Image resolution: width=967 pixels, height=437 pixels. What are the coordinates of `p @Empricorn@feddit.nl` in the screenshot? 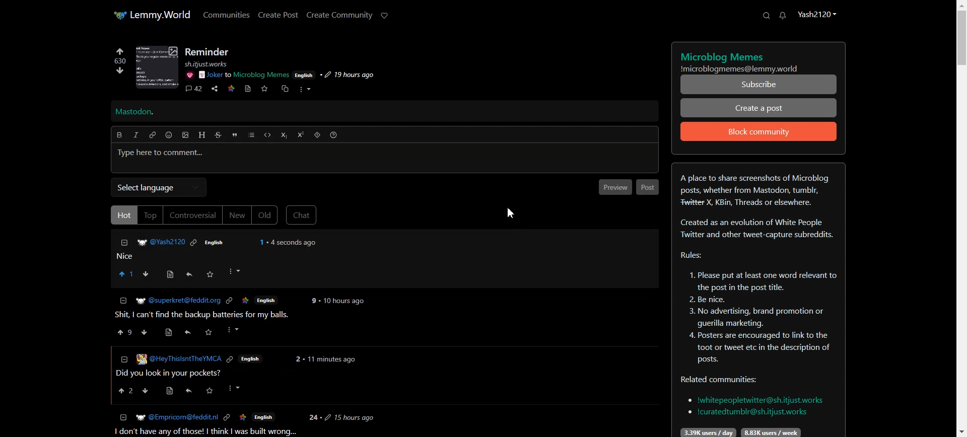 It's located at (176, 416).